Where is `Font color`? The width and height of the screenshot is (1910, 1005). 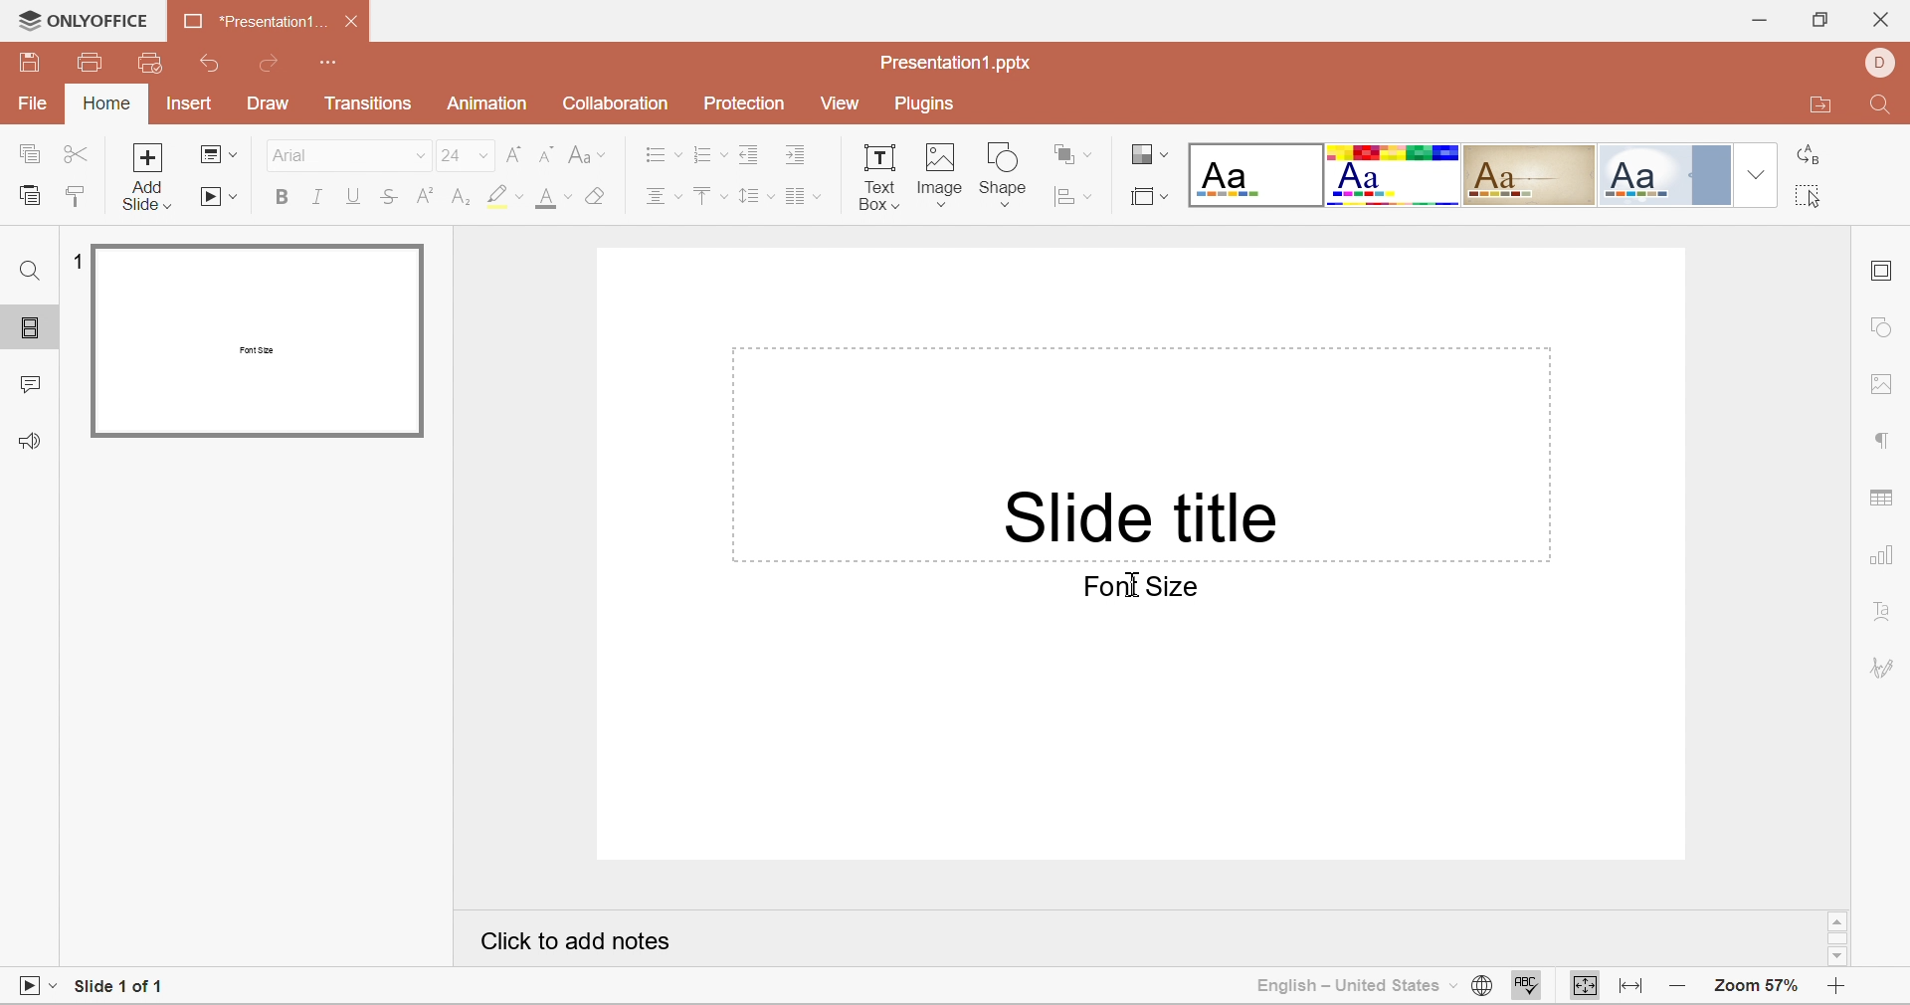
Font color is located at coordinates (554, 200).